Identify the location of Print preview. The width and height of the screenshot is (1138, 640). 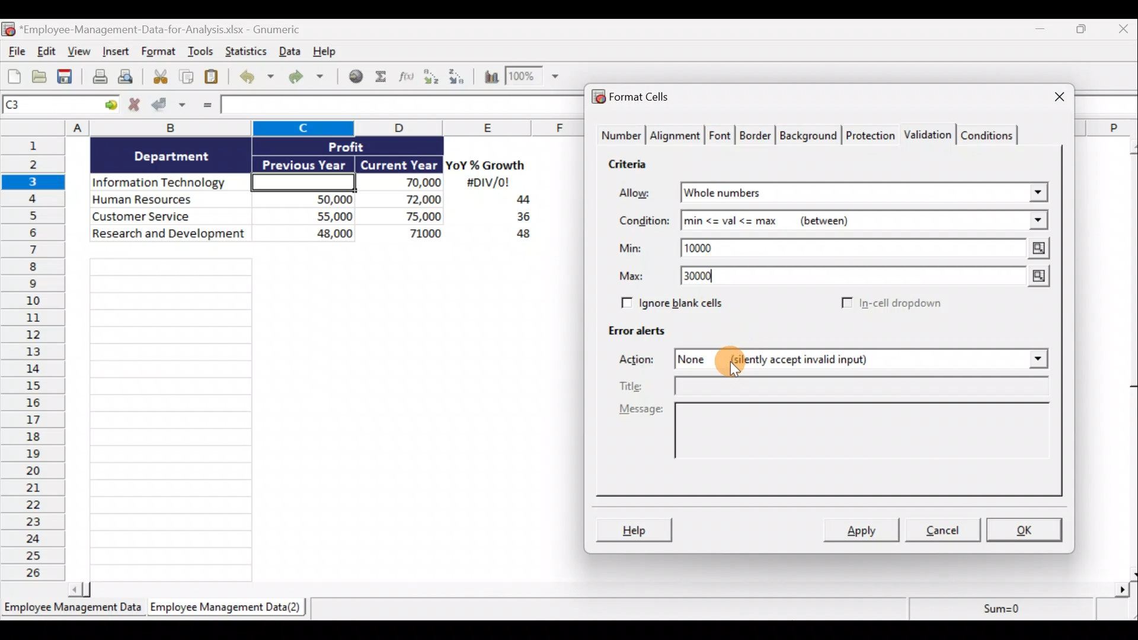
(132, 79).